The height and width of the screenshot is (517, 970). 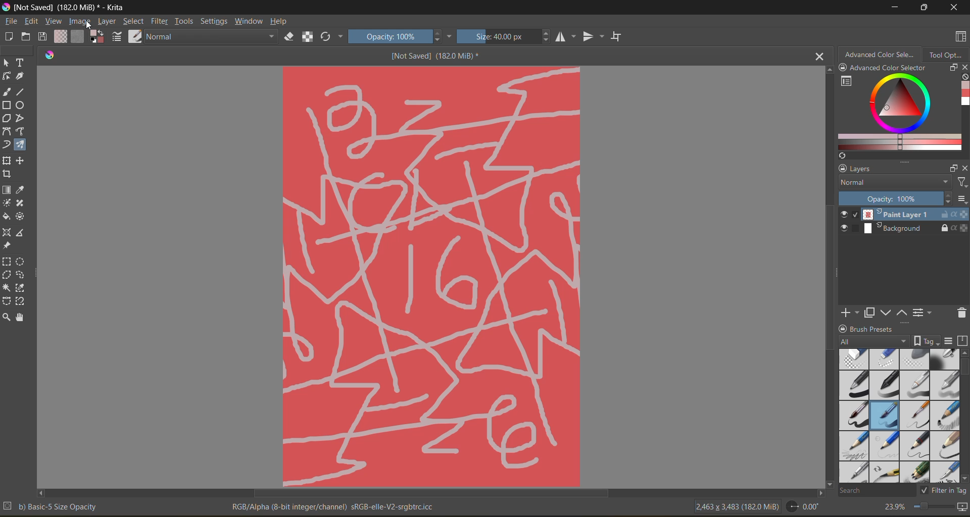 I want to click on zoom , so click(x=931, y=506).